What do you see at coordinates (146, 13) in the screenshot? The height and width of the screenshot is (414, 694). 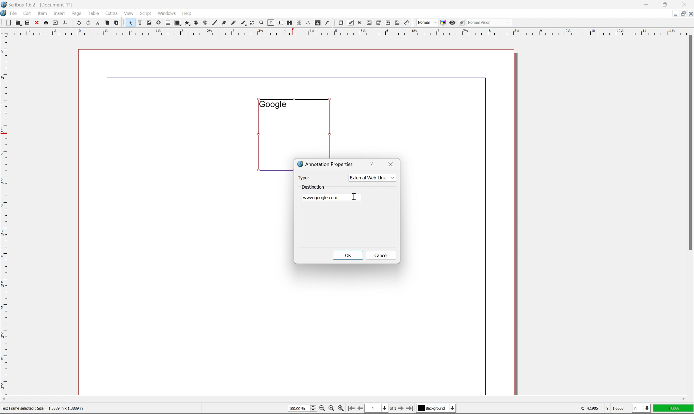 I see `script` at bounding box center [146, 13].